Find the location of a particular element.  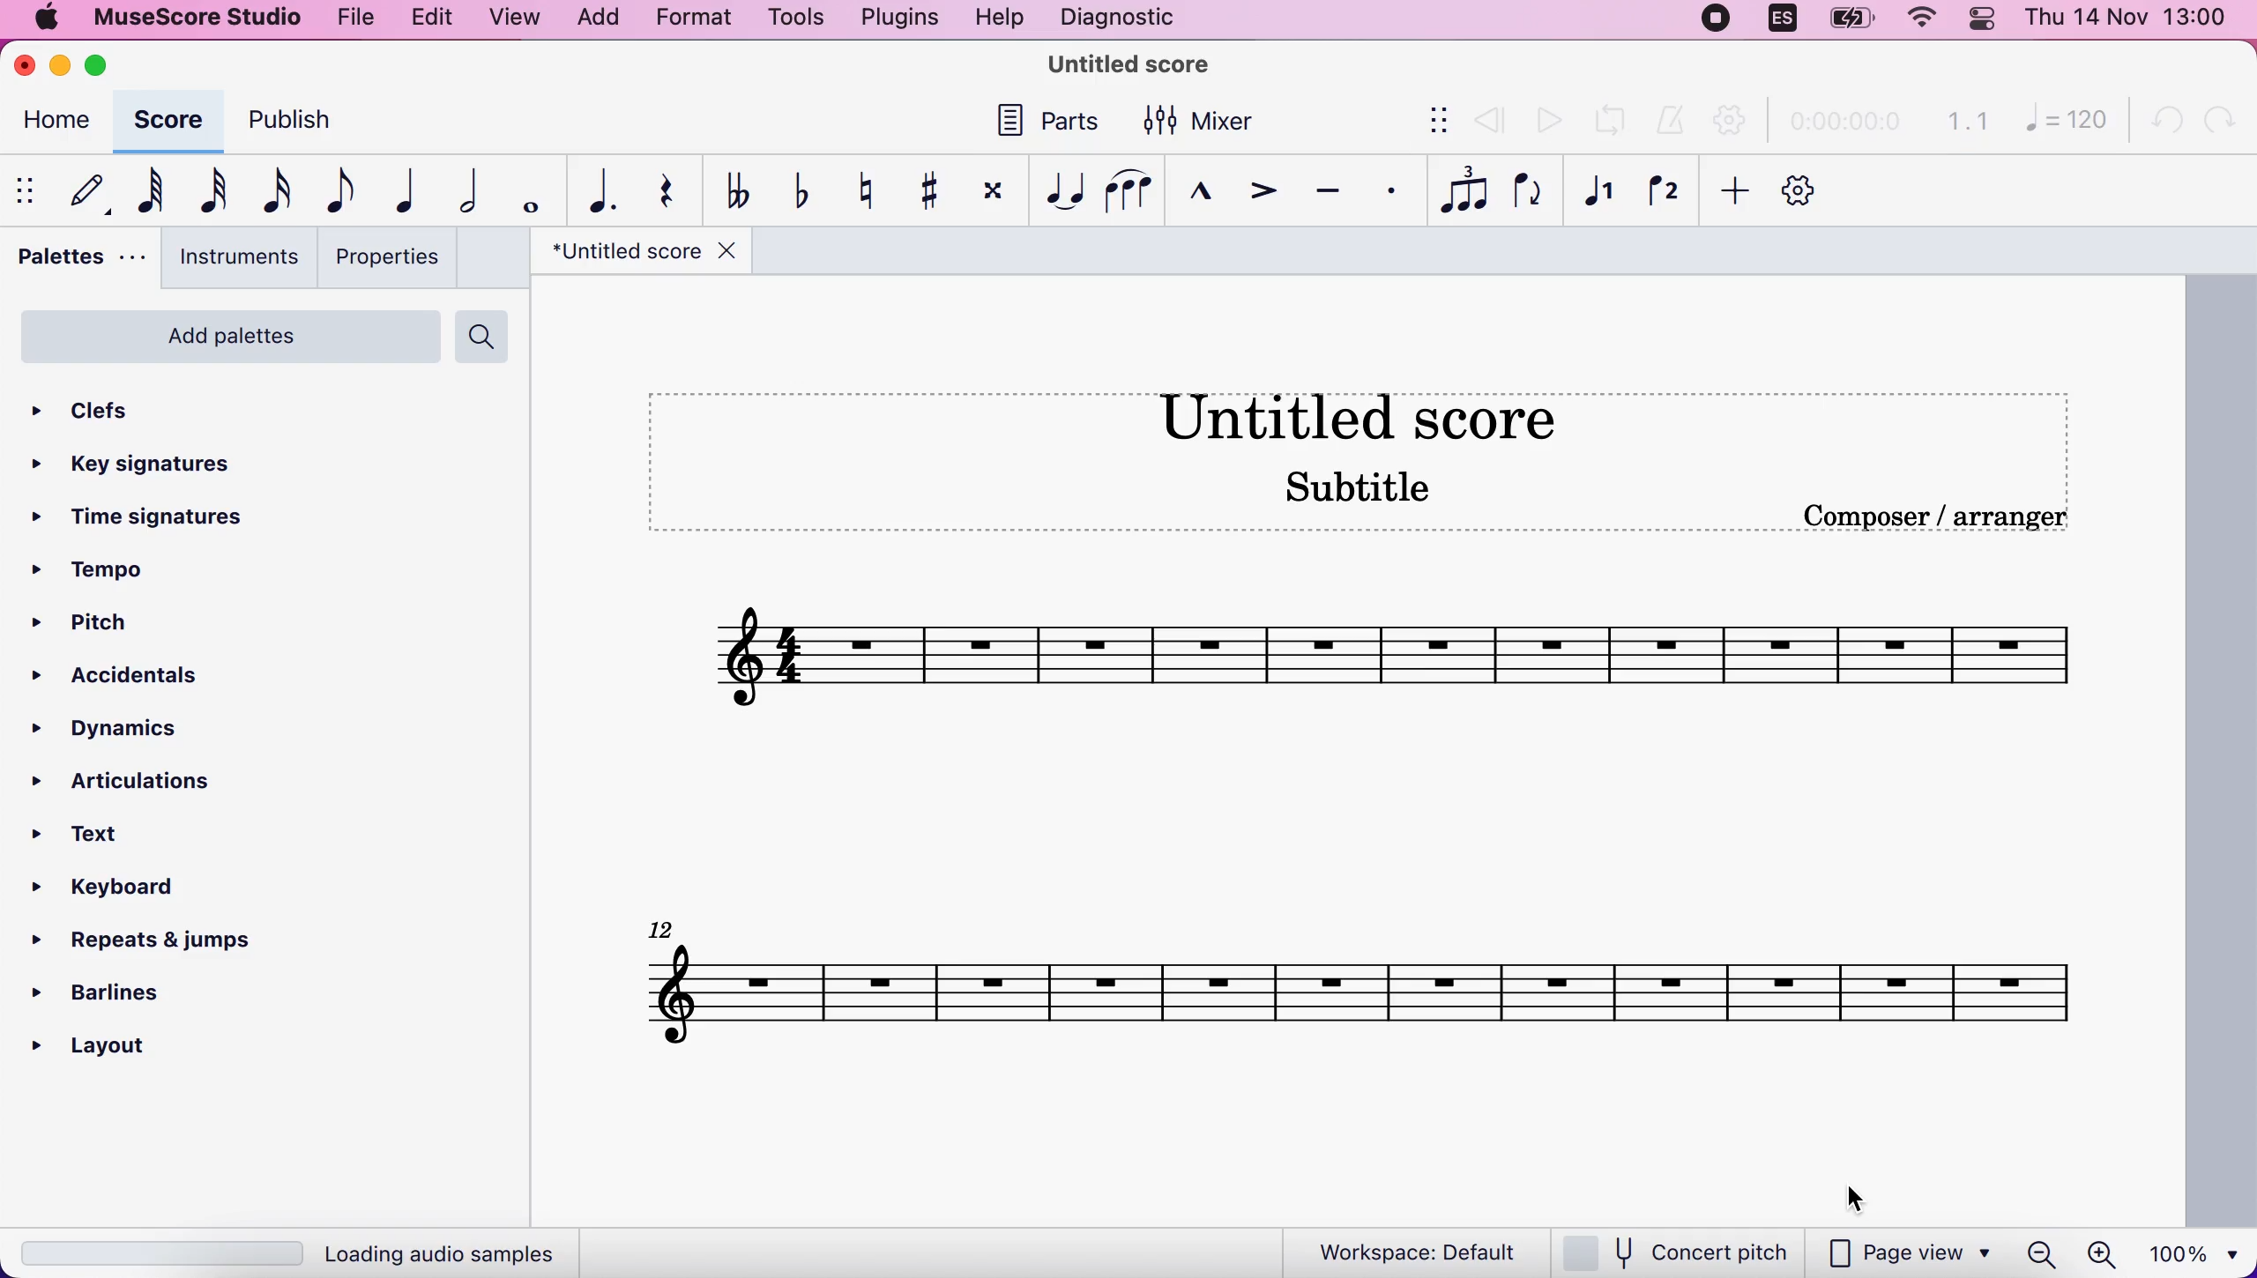

format is located at coordinates (696, 20).